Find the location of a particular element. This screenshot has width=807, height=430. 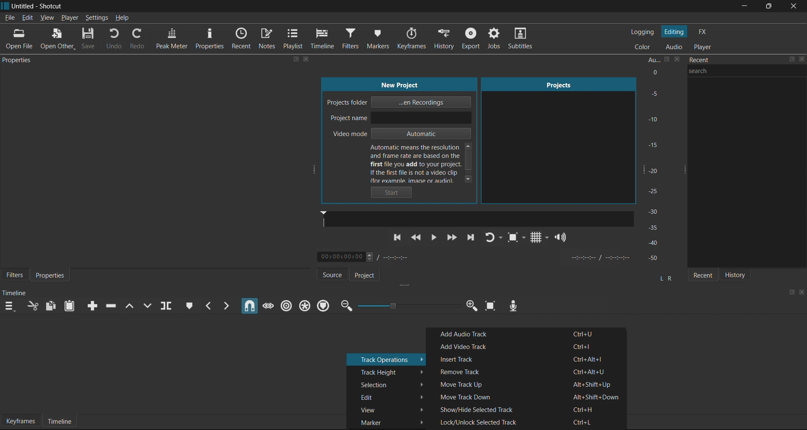

Create/Edit Marker is located at coordinates (187, 304).